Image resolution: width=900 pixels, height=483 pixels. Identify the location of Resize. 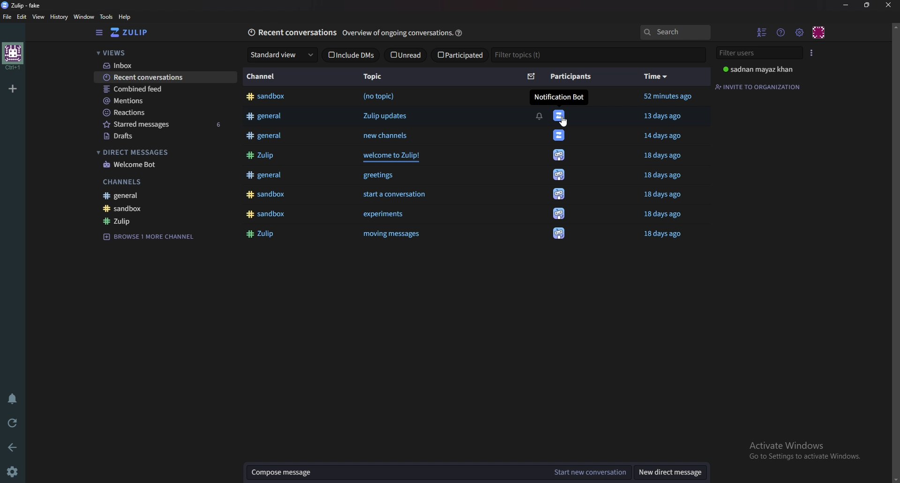
(867, 6).